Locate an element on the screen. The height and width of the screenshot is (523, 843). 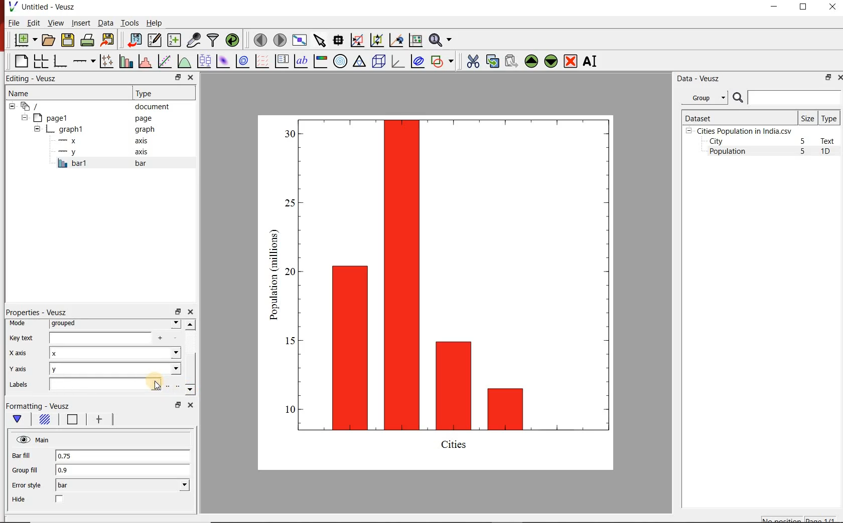
graph1 is located at coordinates (448, 290).